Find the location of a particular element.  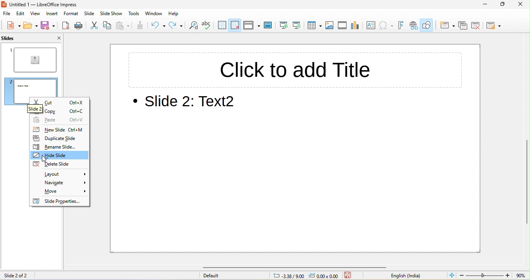

vertical scroll bar is located at coordinates (526, 182).